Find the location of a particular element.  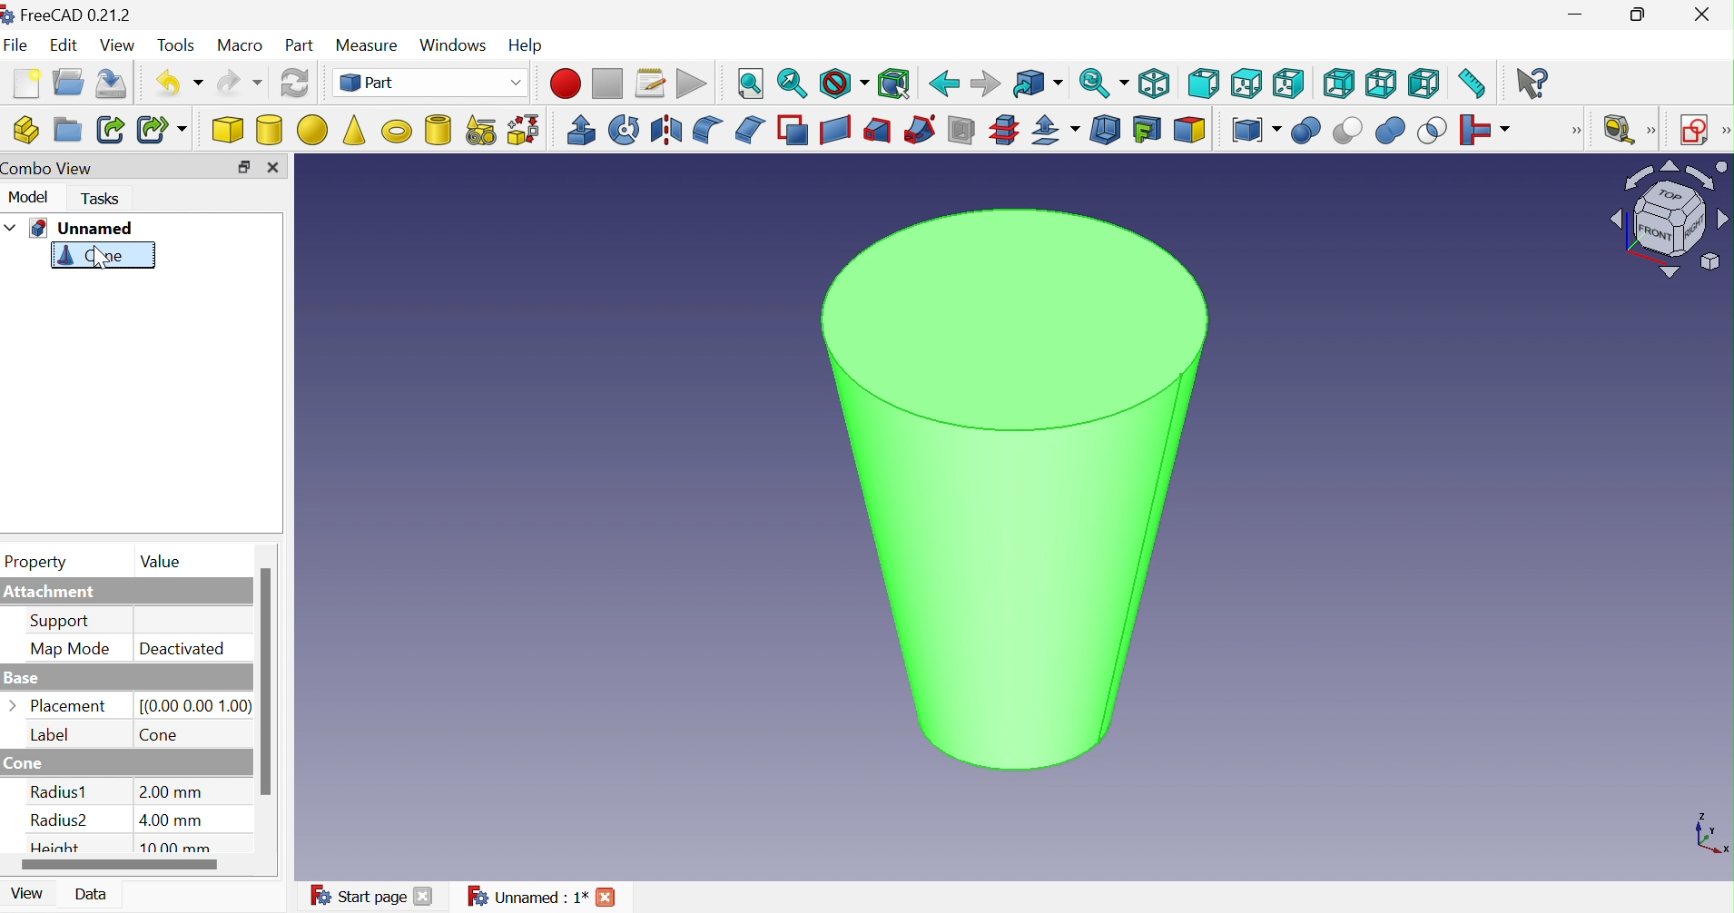

Height is located at coordinates (58, 848).